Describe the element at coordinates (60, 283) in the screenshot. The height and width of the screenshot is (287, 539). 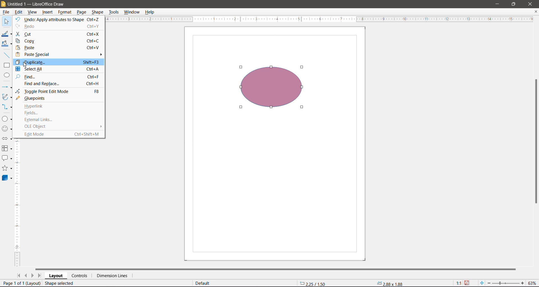
I see `Shape selected` at that location.